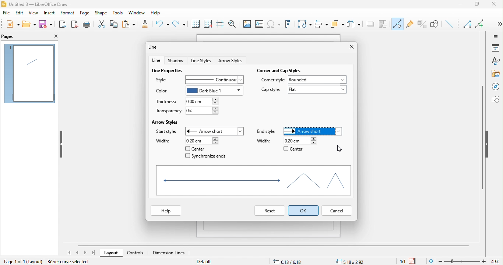 This screenshot has width=503, height=265. What do you see at coordinates (85, 13) in the screenshot?
I see `page` at bounding box center [85, 13].